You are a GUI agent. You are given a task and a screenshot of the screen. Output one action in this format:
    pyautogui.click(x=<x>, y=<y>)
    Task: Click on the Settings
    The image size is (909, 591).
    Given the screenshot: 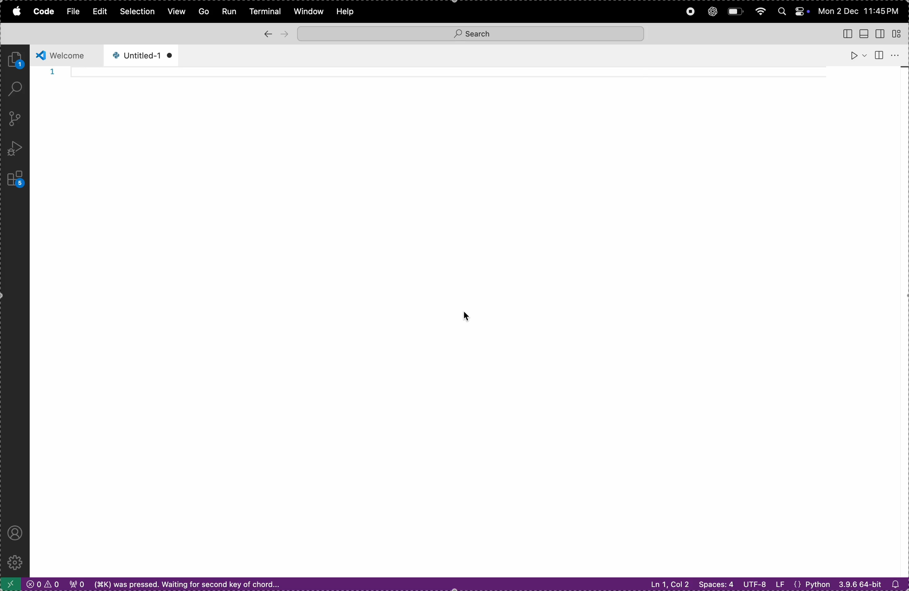 What is the action you would take?
    pyautogui.click(x=14, y=562)
    